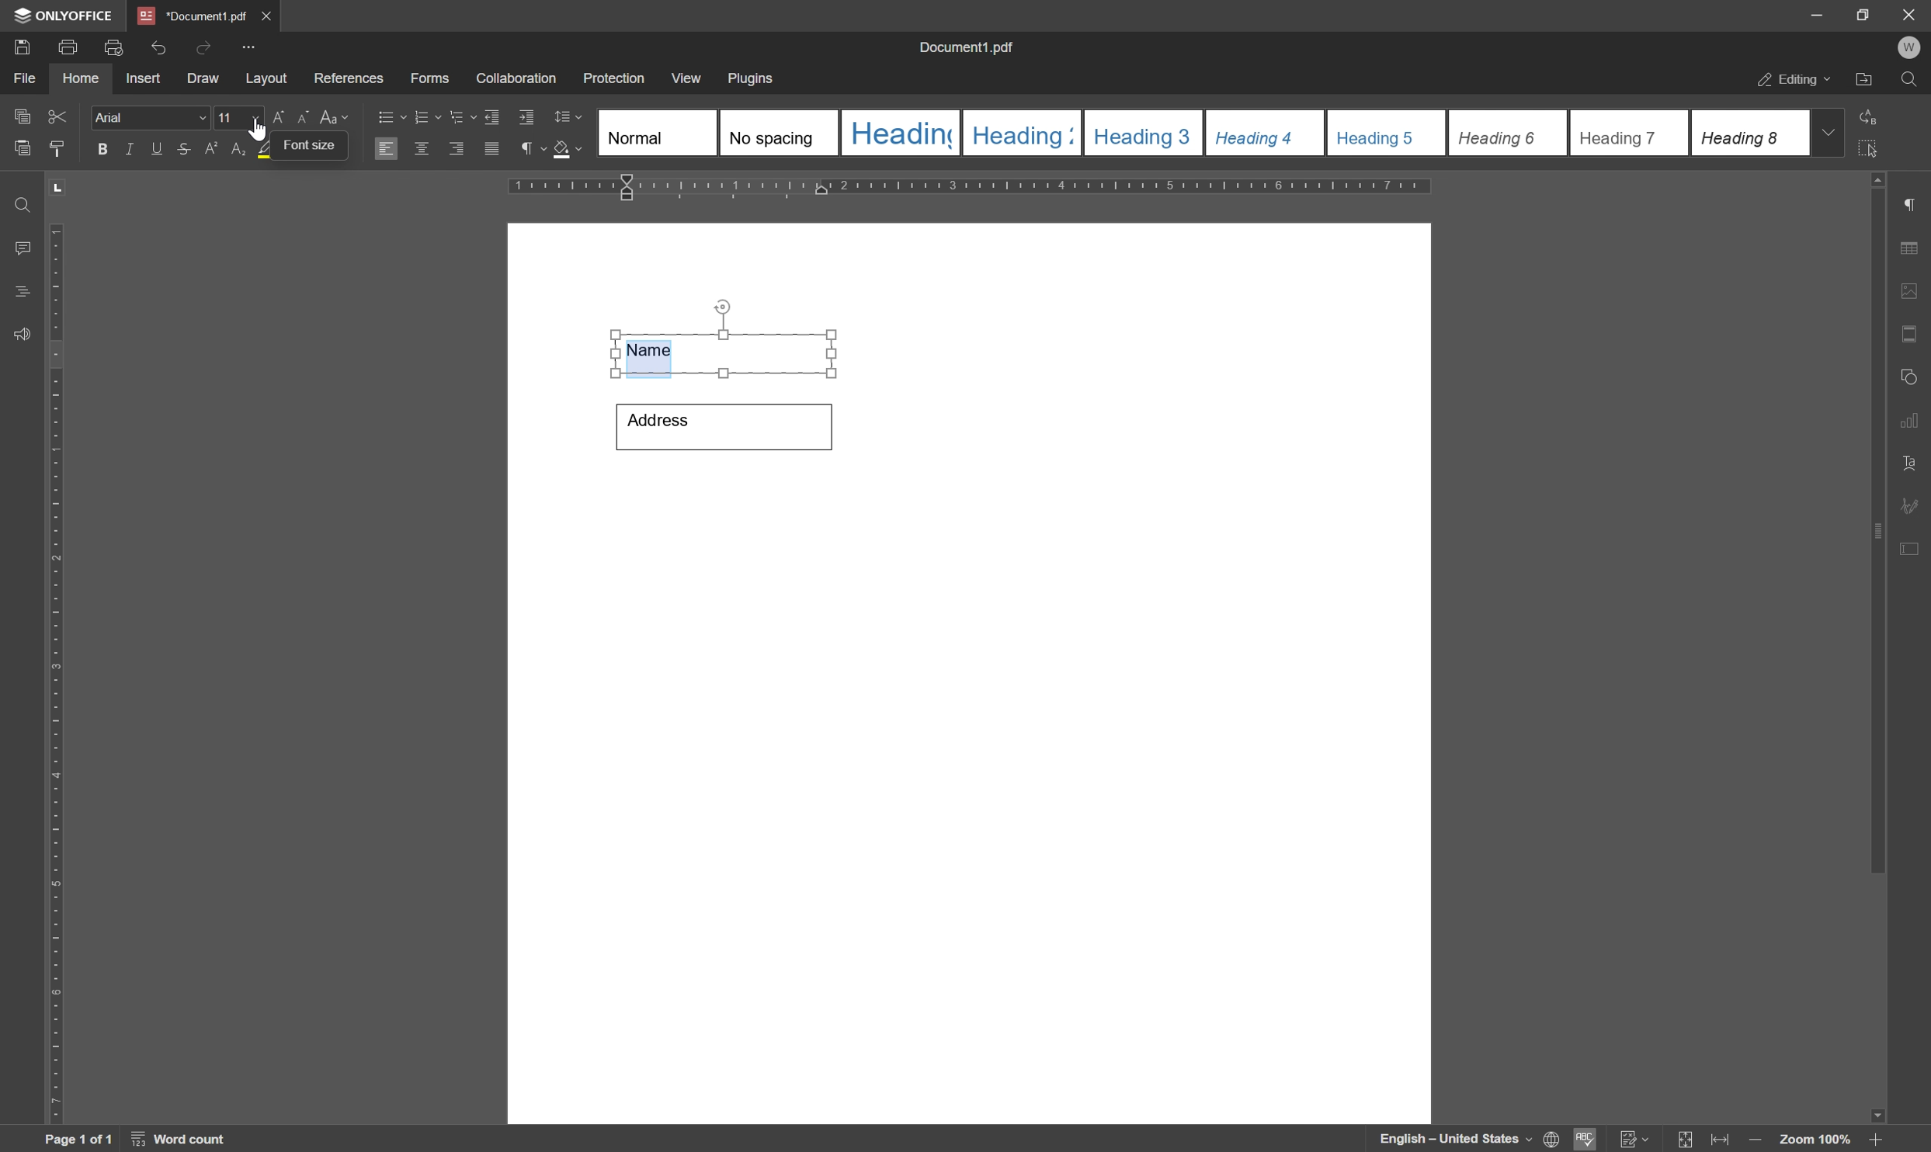 The height and width of the screenshot is (1152, 1931). I want to click on track changes, so click(1633, 1140).